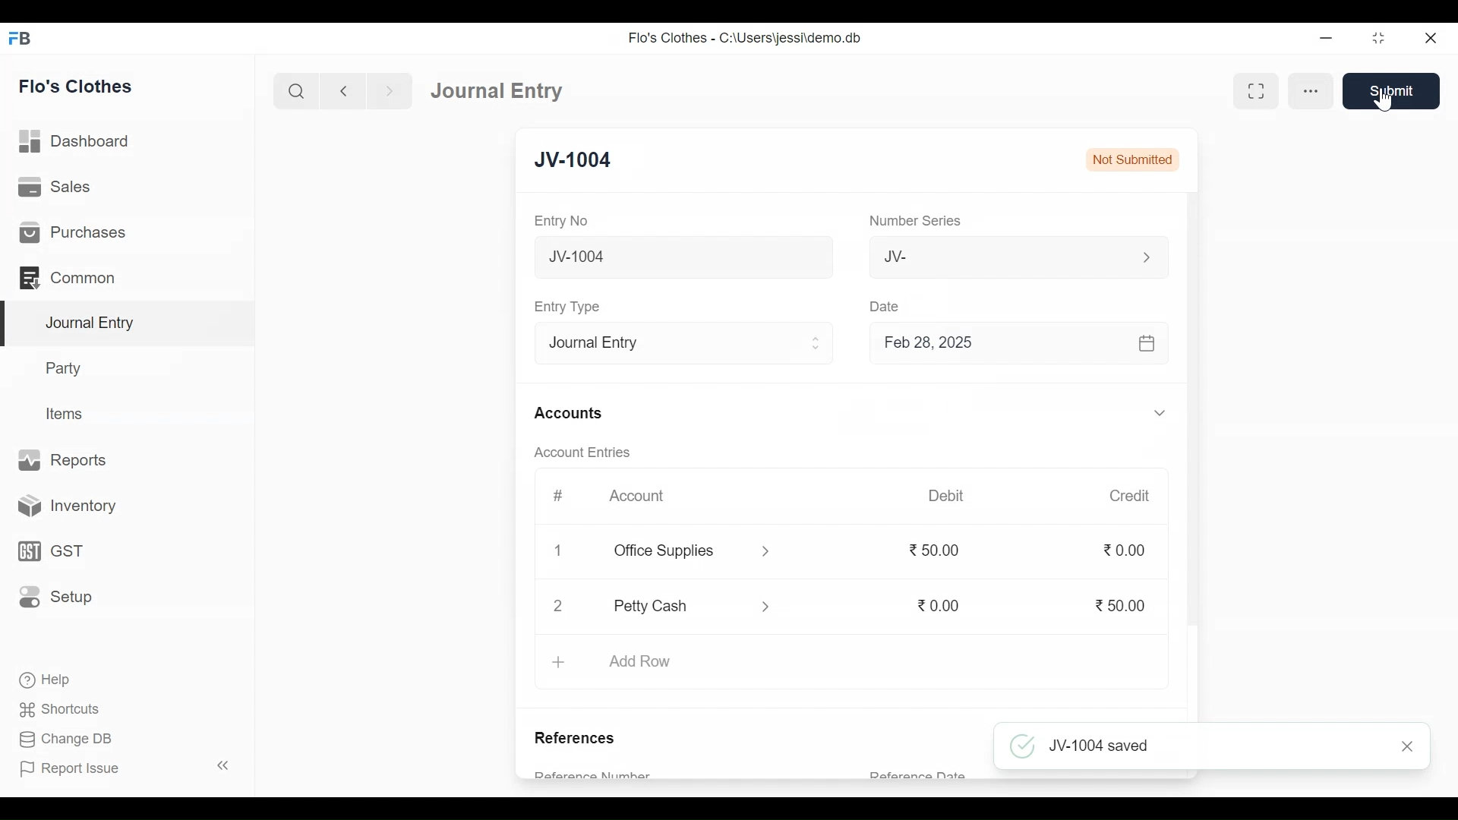 This screenshot has height=820, width=1458. Describe the element at coordinates (1406, 748) in the screenshot. I see `Close` at that location.